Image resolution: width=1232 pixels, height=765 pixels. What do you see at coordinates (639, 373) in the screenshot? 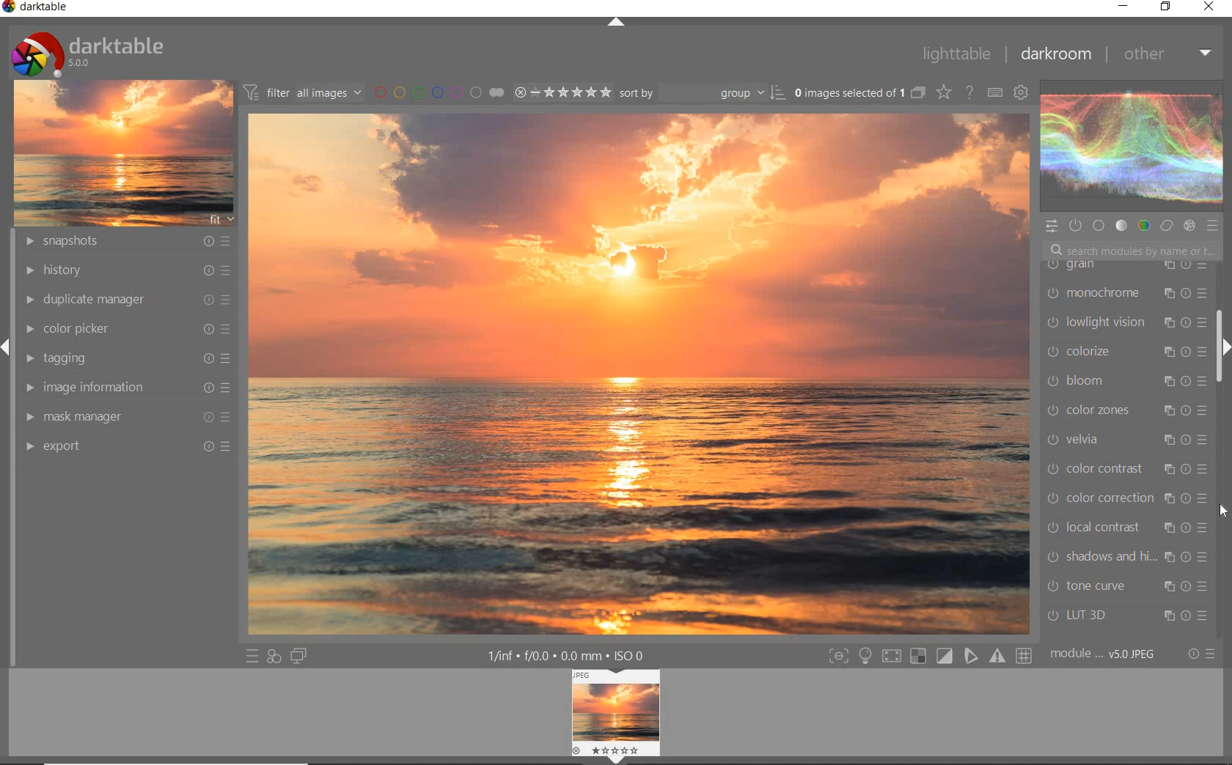
I see `SELECTED IMAGE` at bounding box center [639, 373].